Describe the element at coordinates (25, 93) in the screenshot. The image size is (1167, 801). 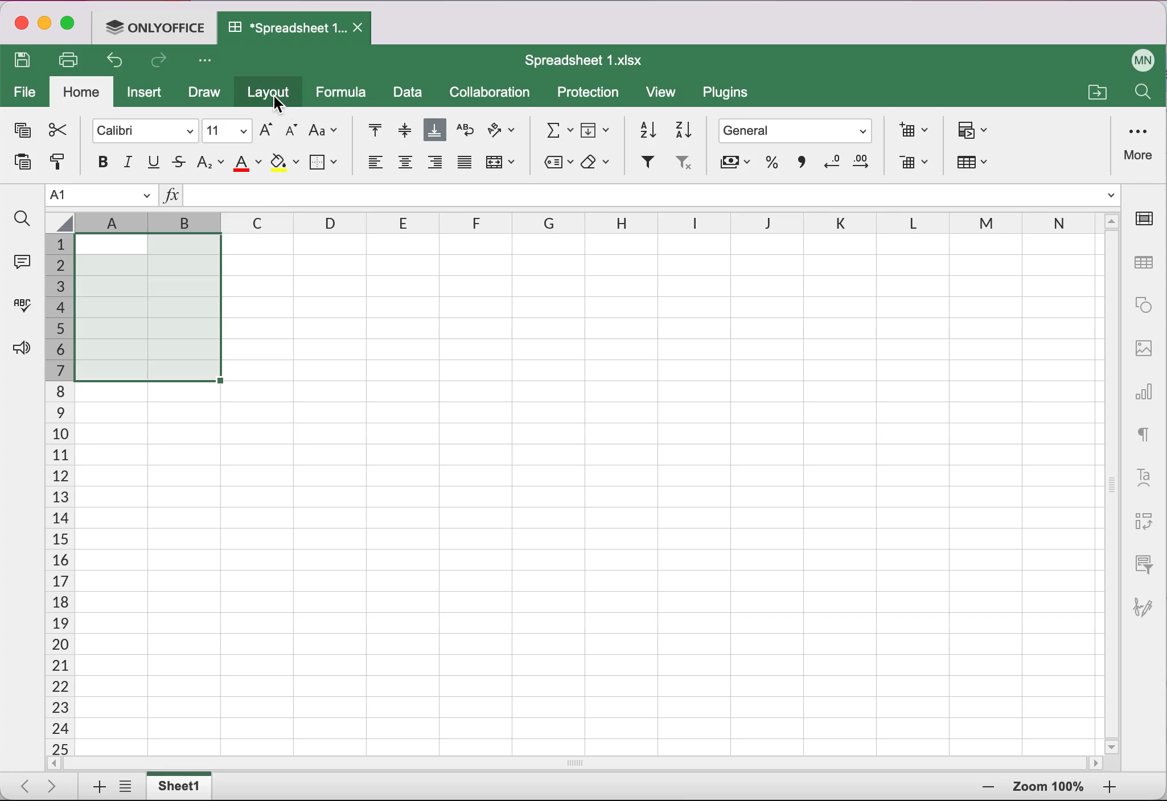
I see `file` at that location.